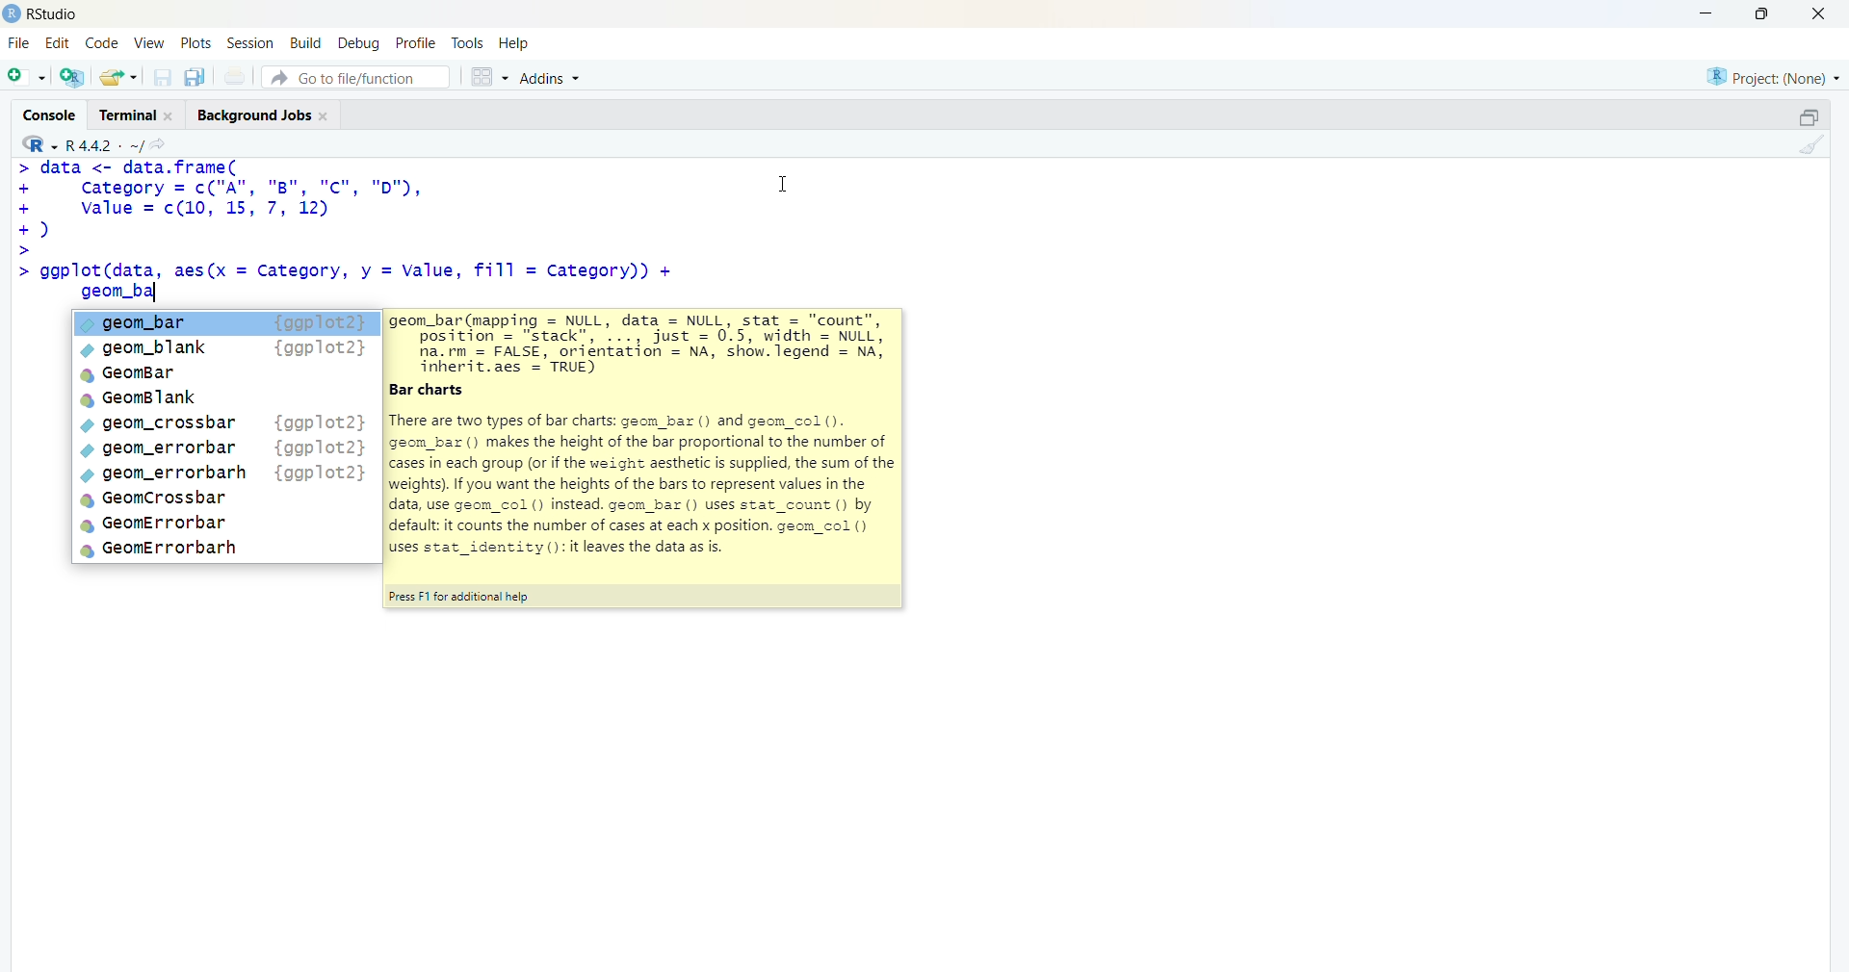 This screenshot has width=1849, height=972. Describe the element at coordinates (784, 181) in the screenshot. I see `Cursor` at that location.